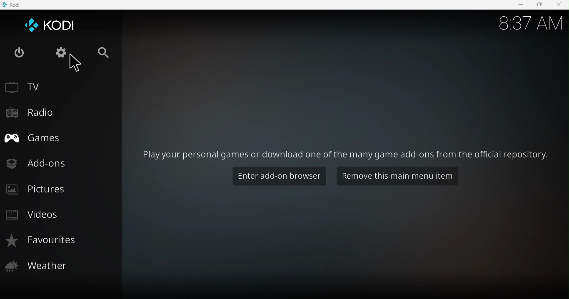 The width and height of the screenshot is (569, 299). What do you see at coordinates (63, 52) in the screenshot?
I see `Settings` at bounding box center [63, 52].